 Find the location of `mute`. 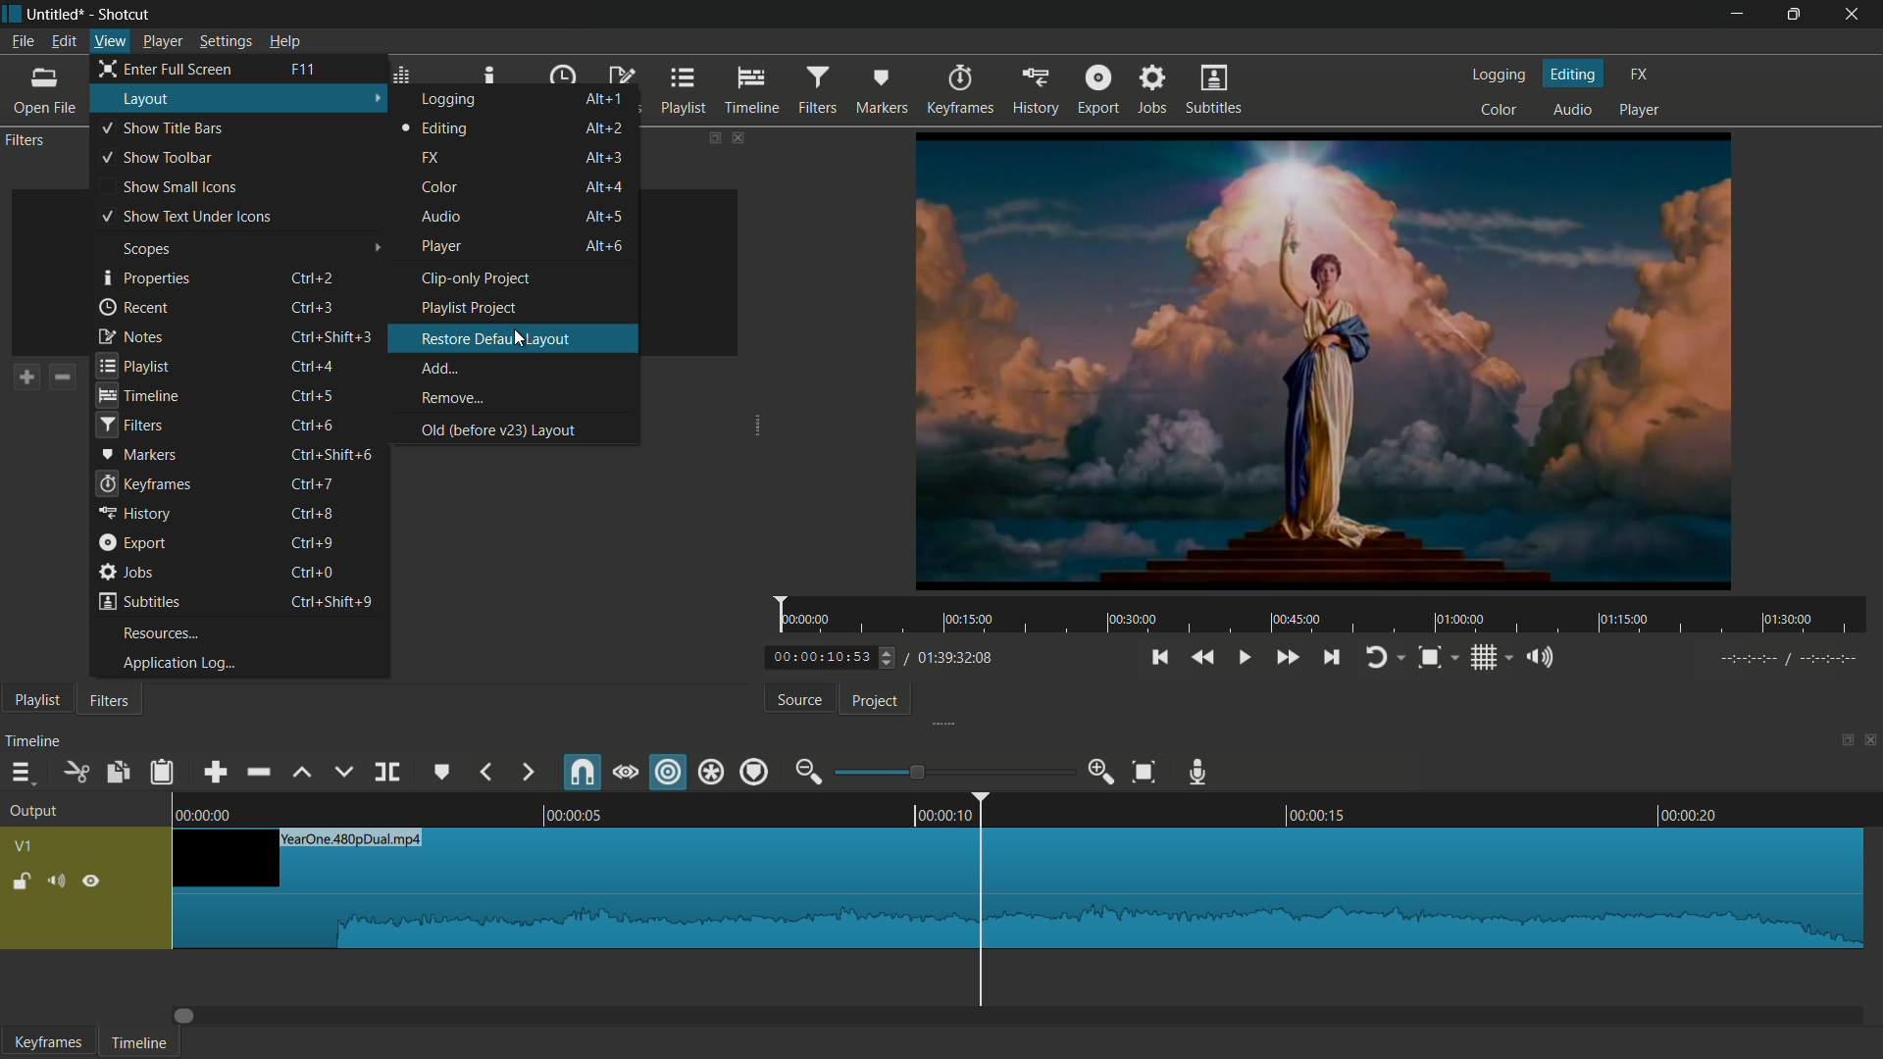

mute is located at coordinates (60, 882).